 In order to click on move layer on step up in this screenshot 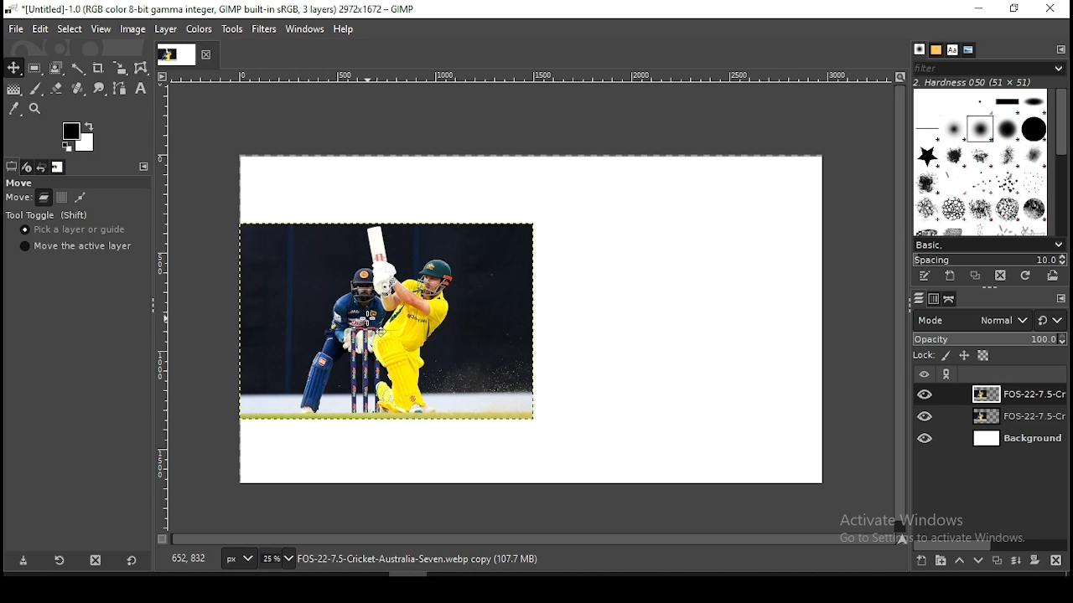, I will do `click(959, 562)`.